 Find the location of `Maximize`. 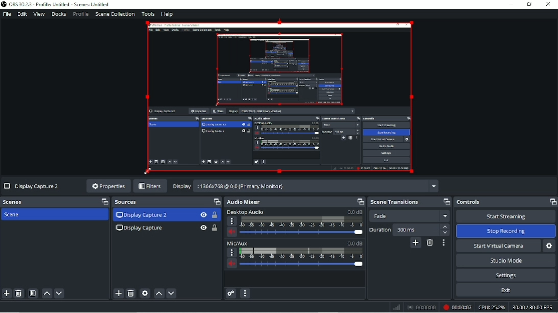

Maximize is located at coordinates (102, 202).